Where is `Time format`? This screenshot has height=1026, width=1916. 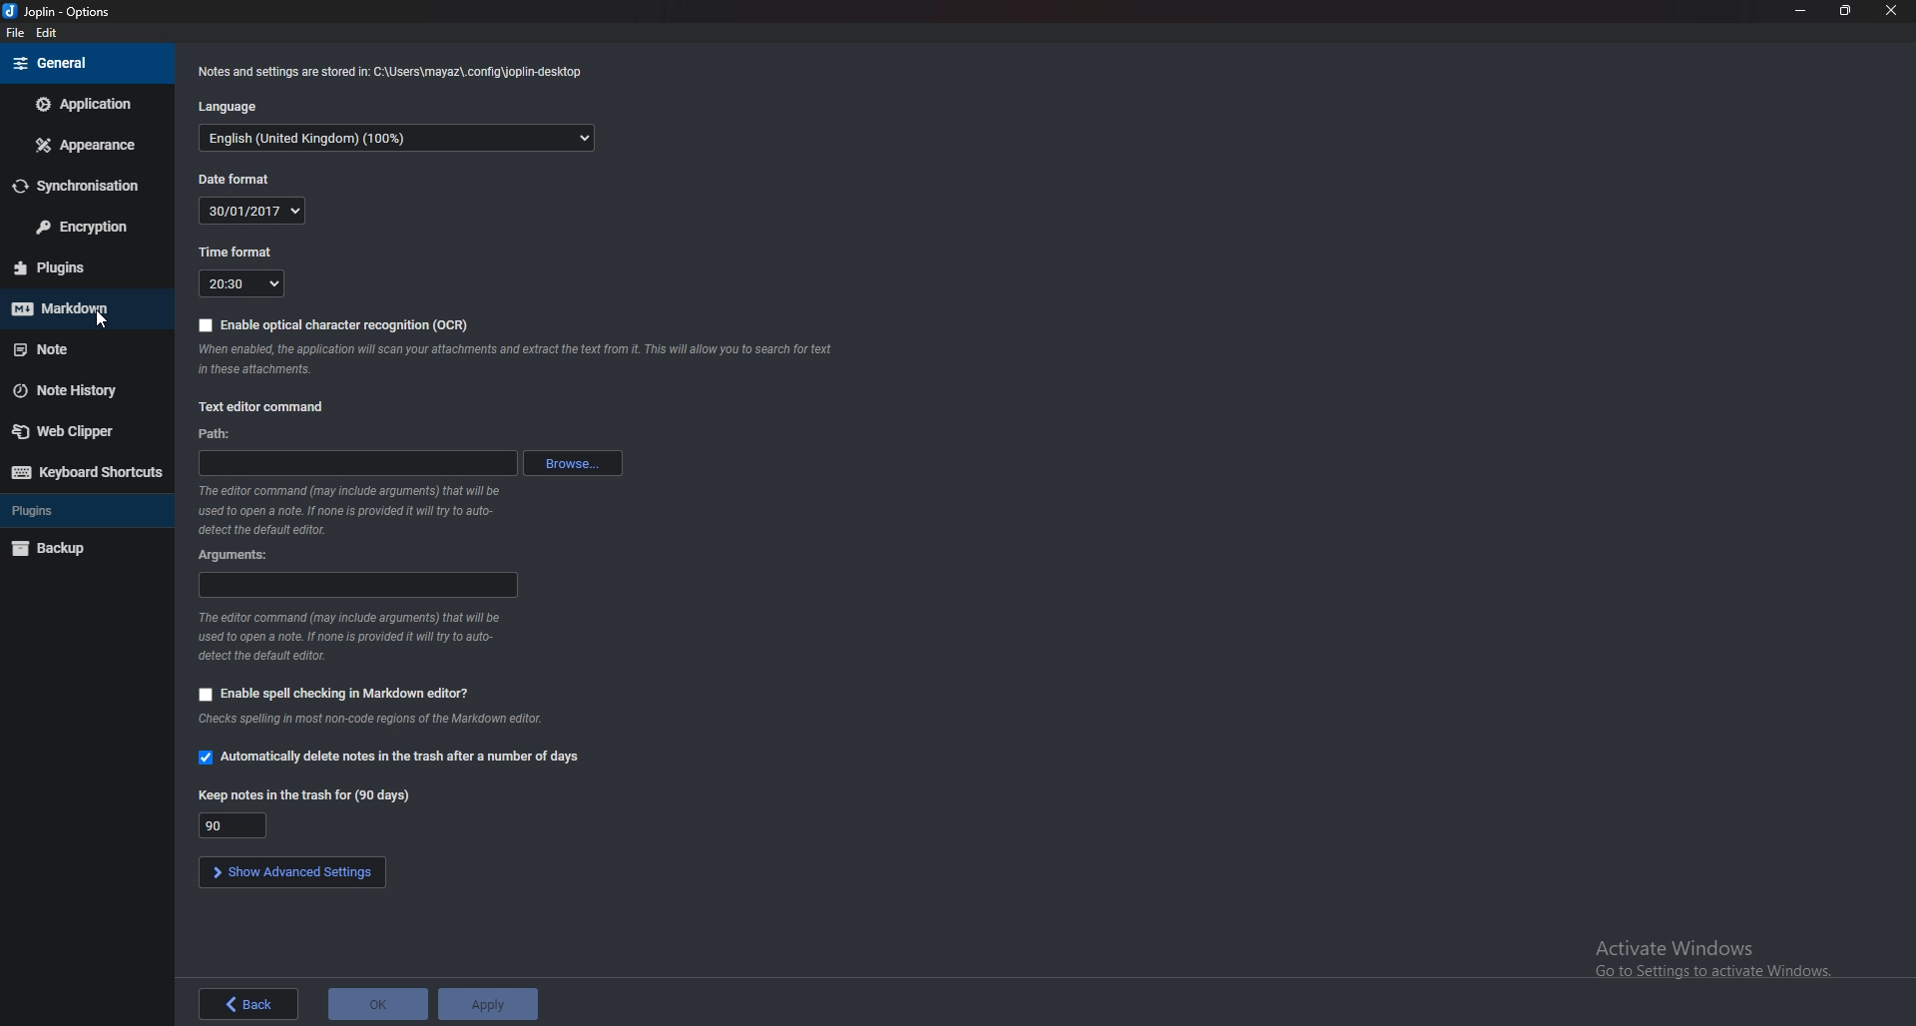 Time format is located at coordinates (238, 251).